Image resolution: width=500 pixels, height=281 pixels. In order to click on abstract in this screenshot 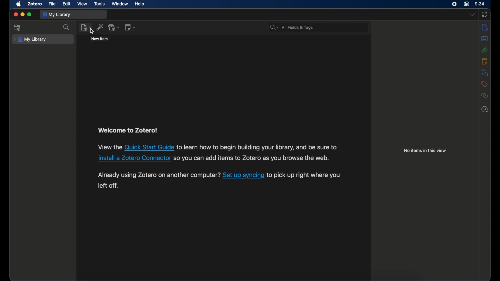, I will do `click(485, 39)`.